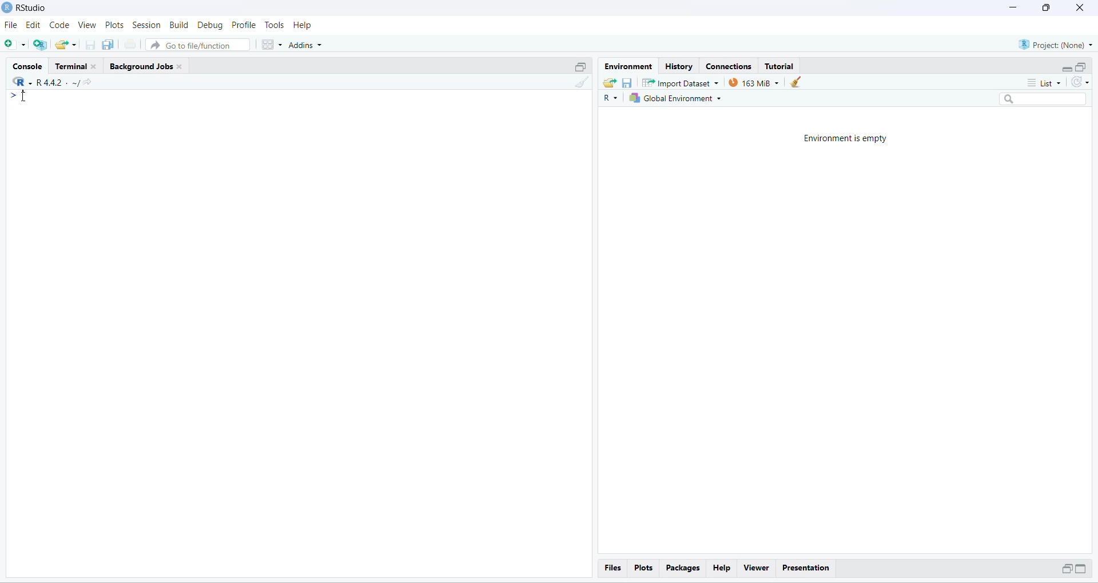 This screenshot has width=1098, height=583. Describe the element at coordinates (1044, 99) in the screenshot. I see `search` at that location.